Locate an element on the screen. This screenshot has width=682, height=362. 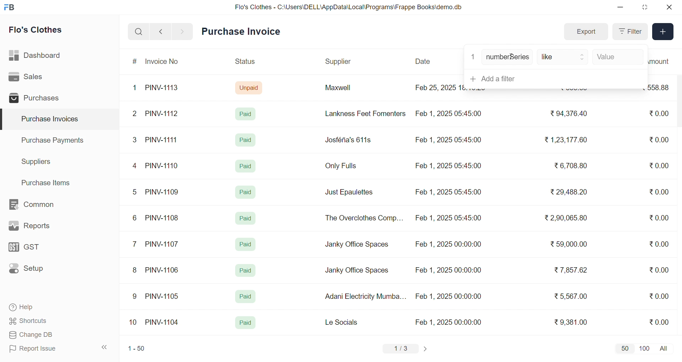
PINV-1112 is located at coordinates (162, 114).